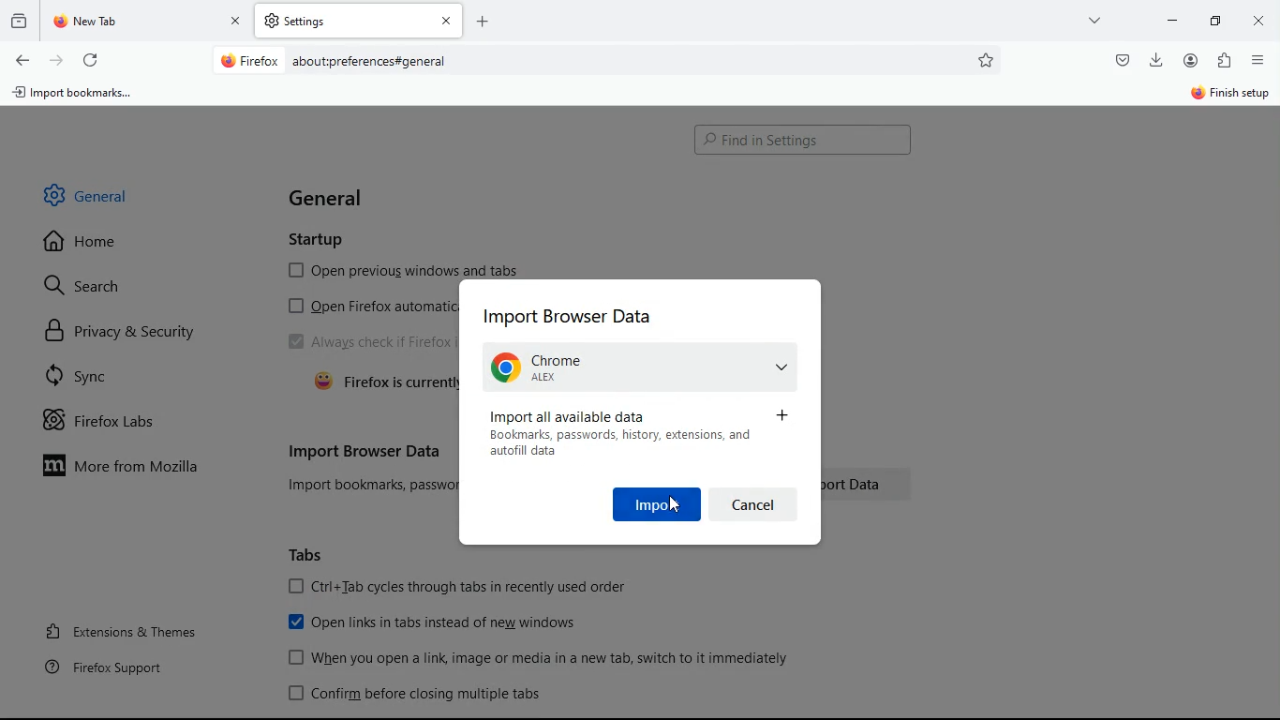  I want to click on more from mozilla, so click(134, 464).